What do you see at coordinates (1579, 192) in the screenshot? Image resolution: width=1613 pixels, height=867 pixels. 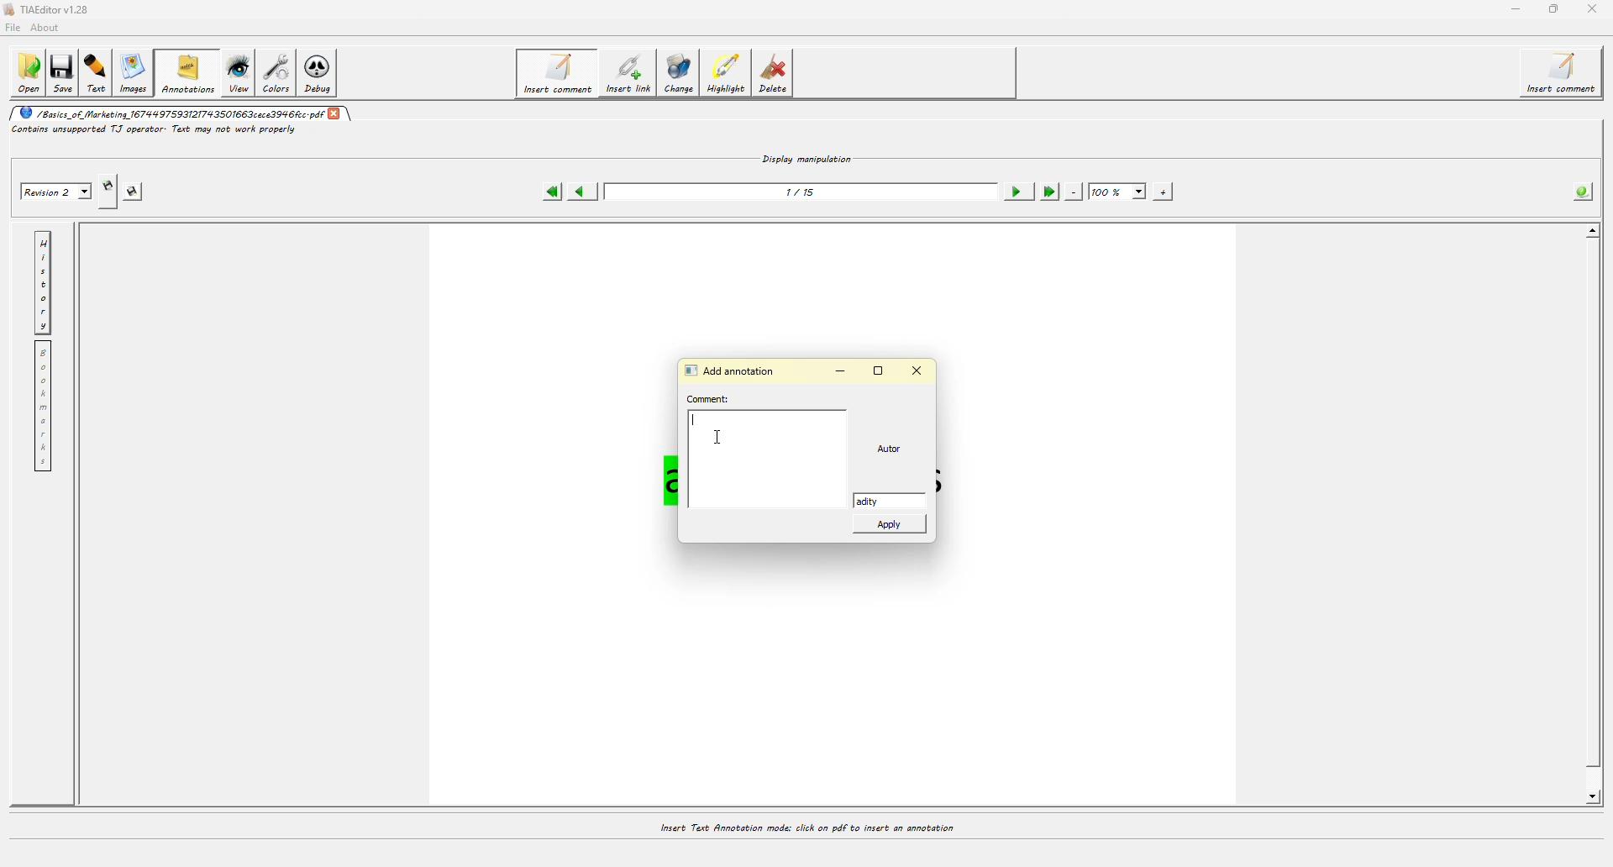 I see `info about the pdf` at bounding box center [1579, 192].